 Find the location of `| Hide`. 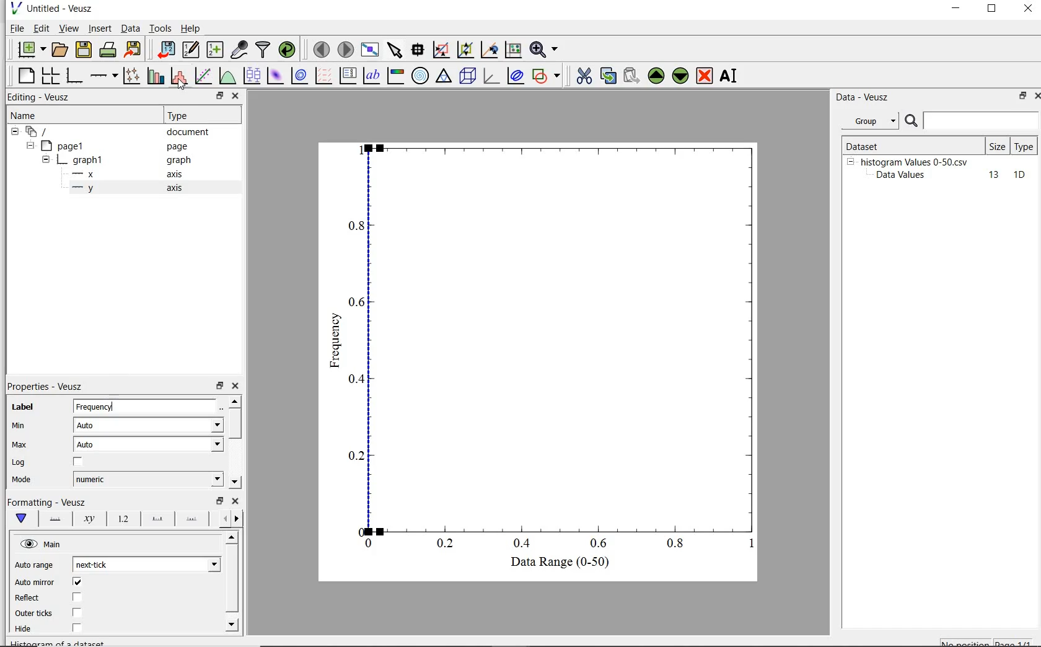

| Hide is located at coordinates (22, 629).